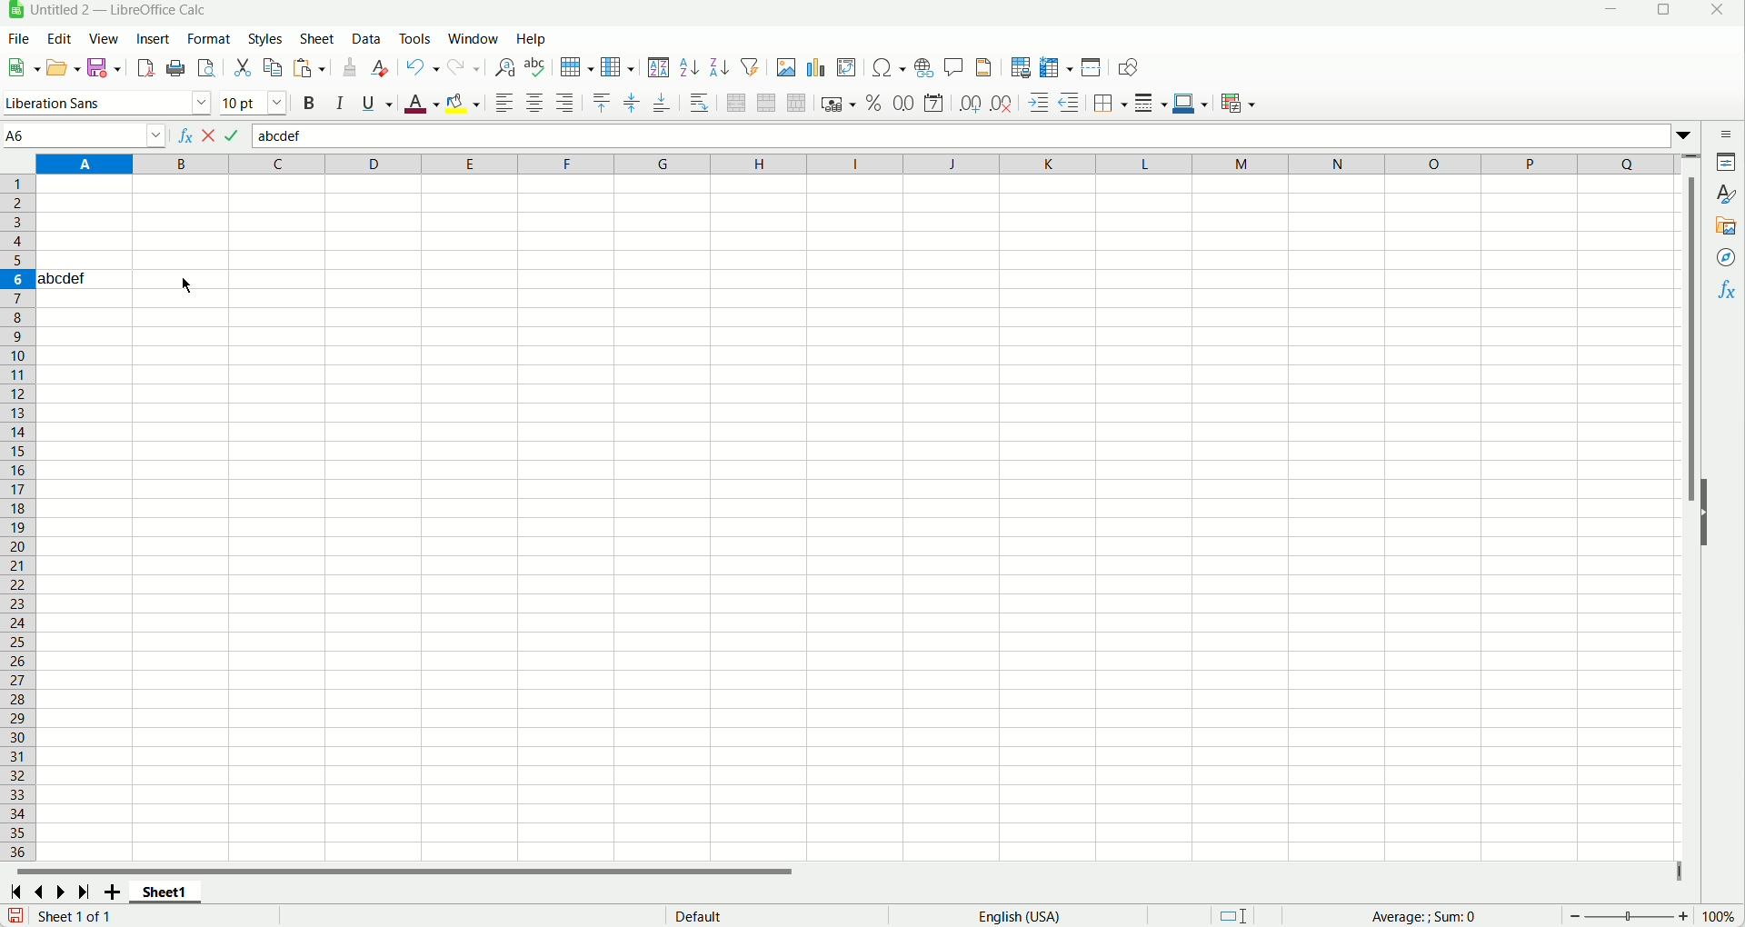 This screenshot has height=927, width=1745. What do you see at coordinates (378, 105) in the screenshot?
I see `underline` at bounding box center [378, 105].